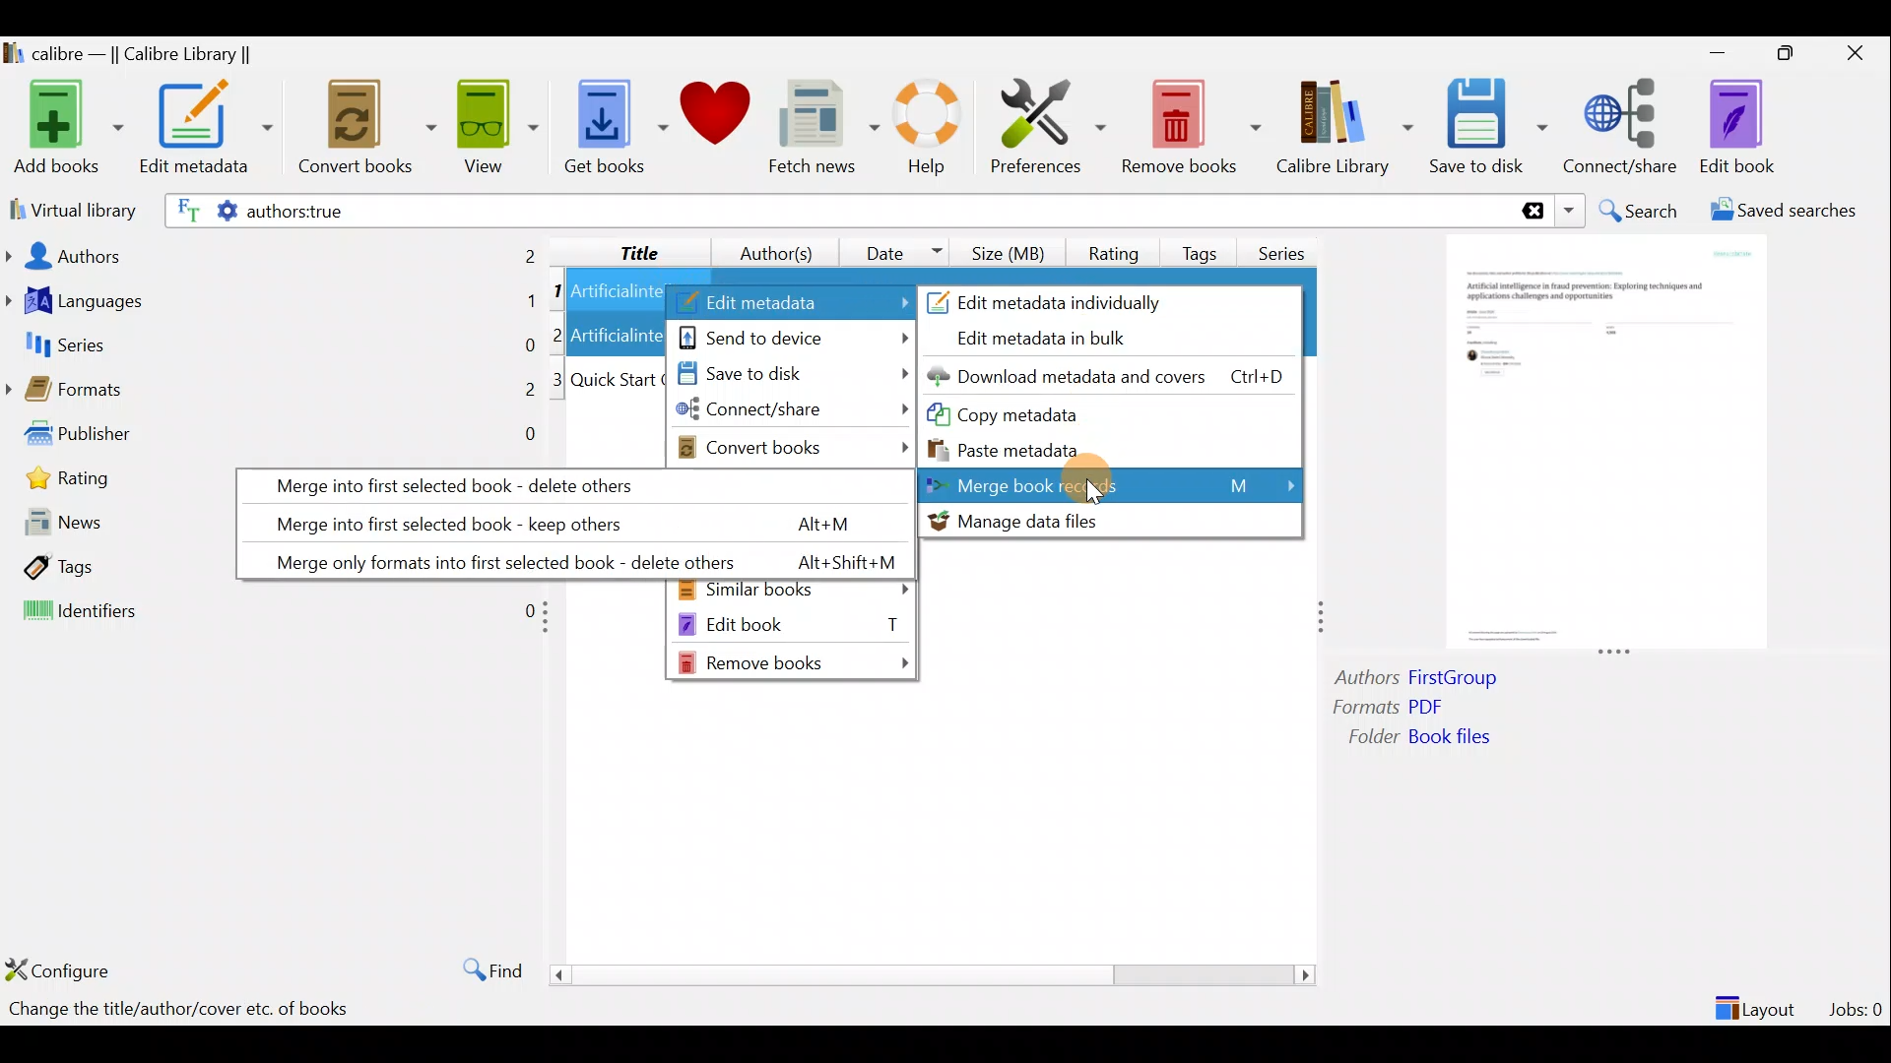  Describe the element at coordinates (178, 1011) in the screenshot. I see `Change the title/author/cover etc. of books` at that location.